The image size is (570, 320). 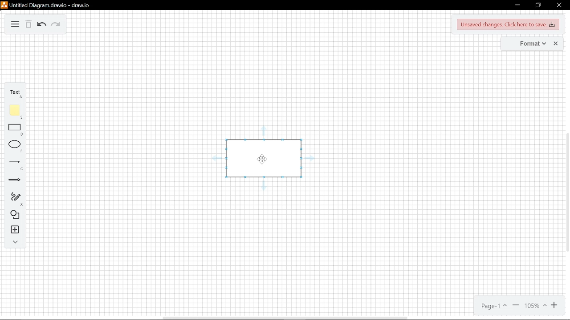 I want to click on zoom out, so click(x=516, y=304).